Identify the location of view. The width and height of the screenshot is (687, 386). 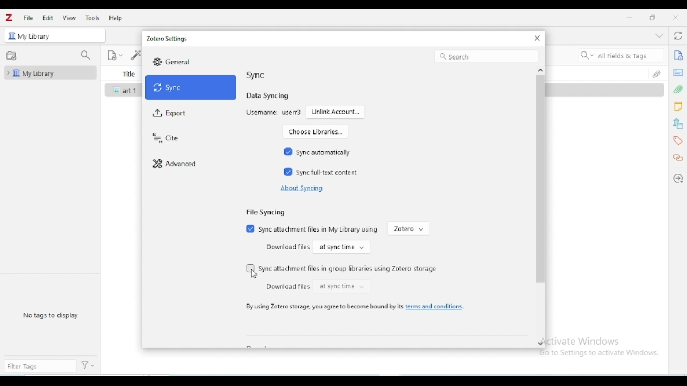
(70, 18).